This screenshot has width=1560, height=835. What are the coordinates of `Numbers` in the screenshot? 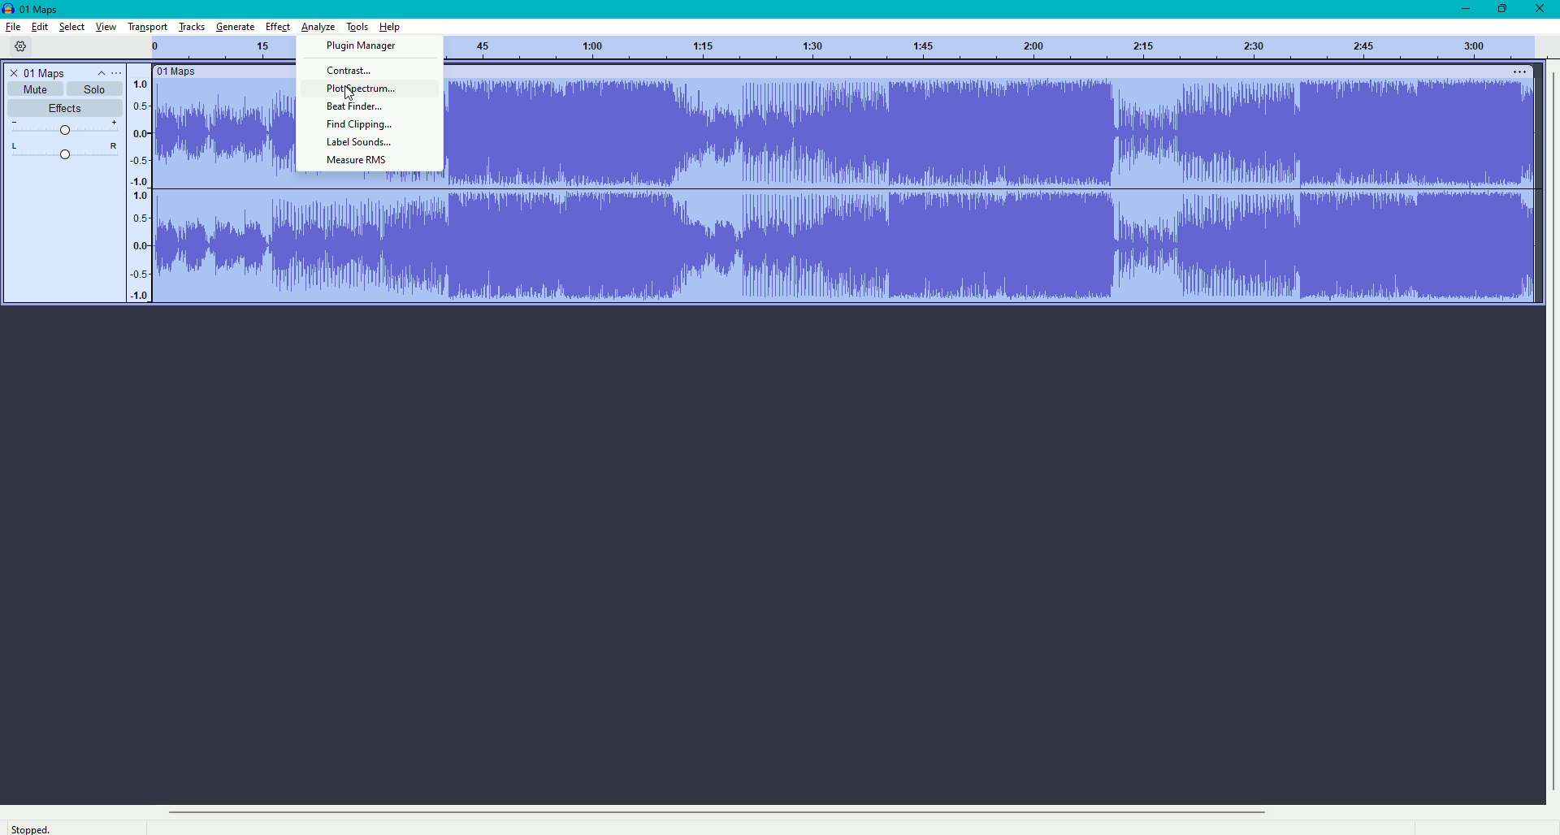 It's located at (139, 192).